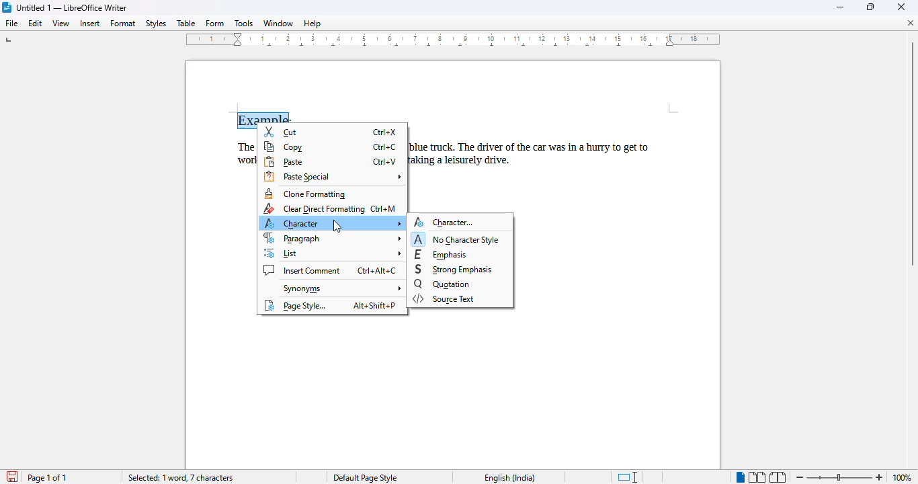 Image resolution: width=918 pixels, height=484 pixels. I want to click on multi-page view, so click(757, 477).